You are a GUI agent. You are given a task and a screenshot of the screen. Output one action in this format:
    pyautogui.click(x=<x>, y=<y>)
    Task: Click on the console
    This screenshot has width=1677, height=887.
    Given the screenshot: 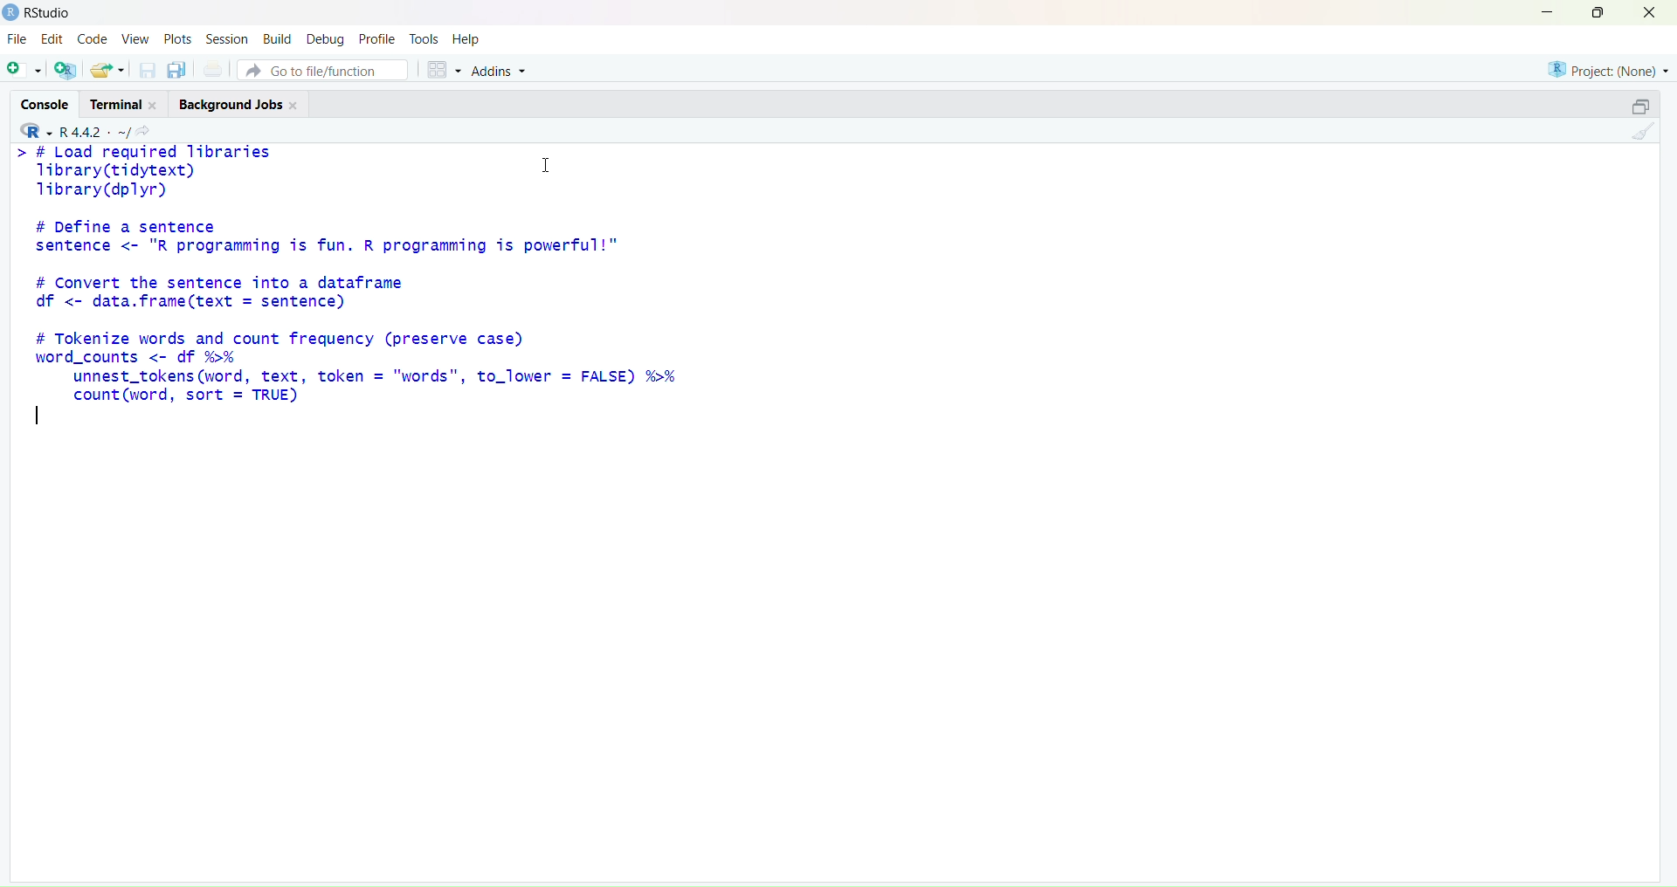 What is the action you would take?
    pyautogui.click(x=48, y=104)
    